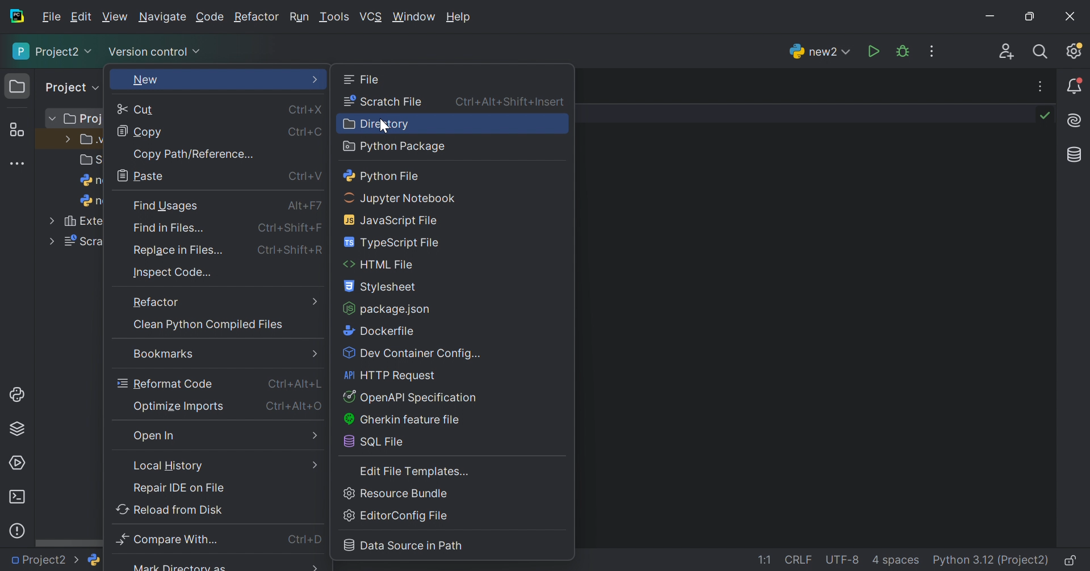 The image size is (1090, 571). I want to click on Open in, so click(156, 435).